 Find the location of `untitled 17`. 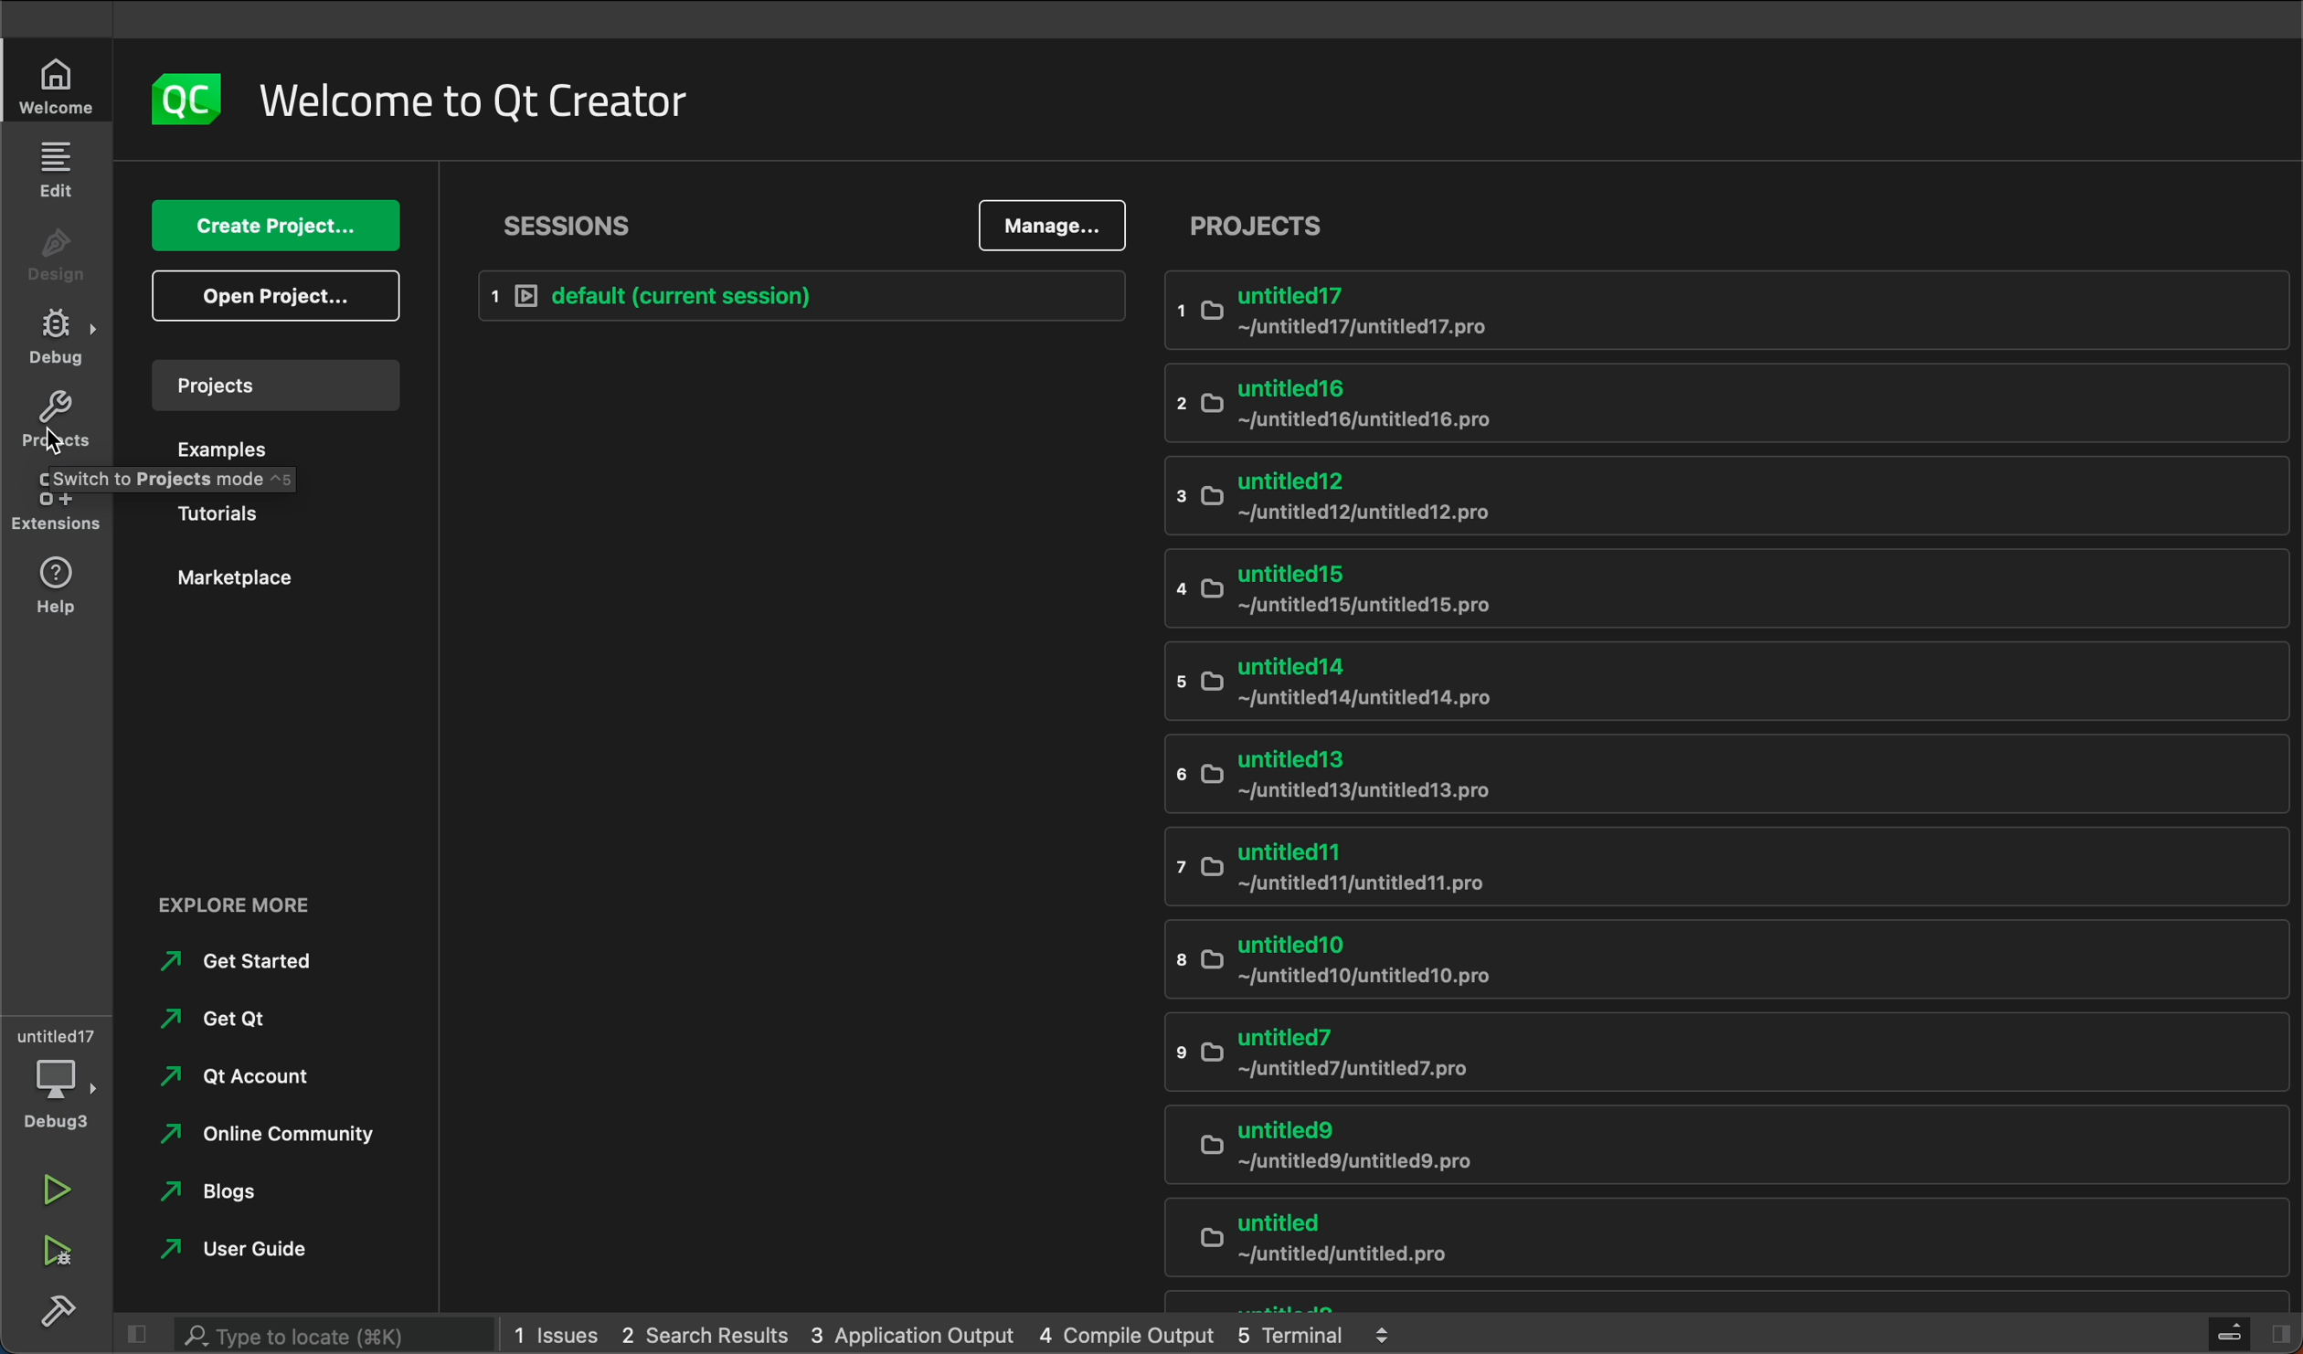

untitled 17 is located at coordinates (1729, 309).